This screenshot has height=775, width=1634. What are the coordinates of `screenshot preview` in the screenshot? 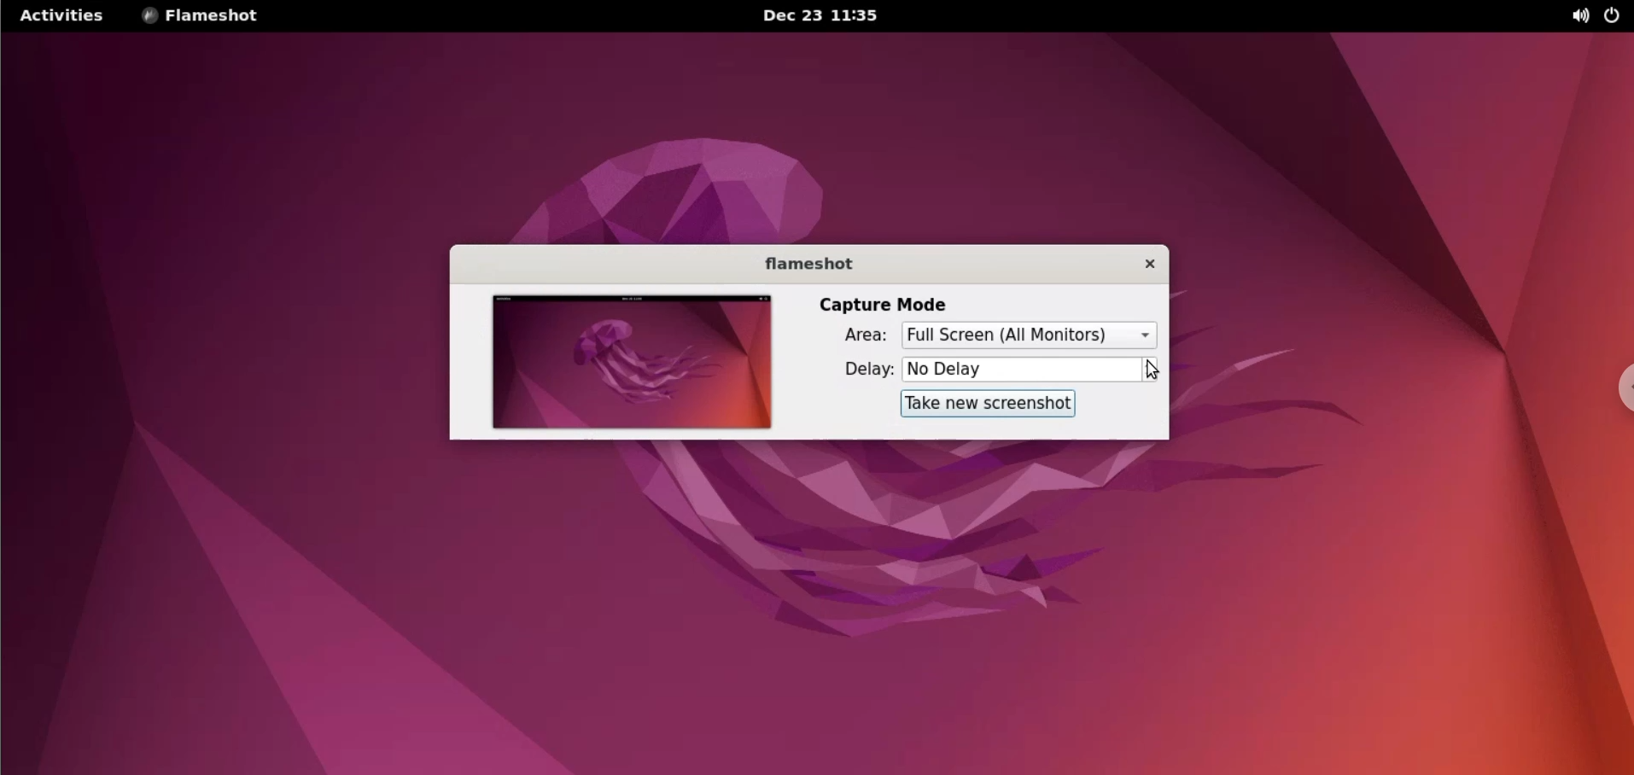 It's located at (628, 364).